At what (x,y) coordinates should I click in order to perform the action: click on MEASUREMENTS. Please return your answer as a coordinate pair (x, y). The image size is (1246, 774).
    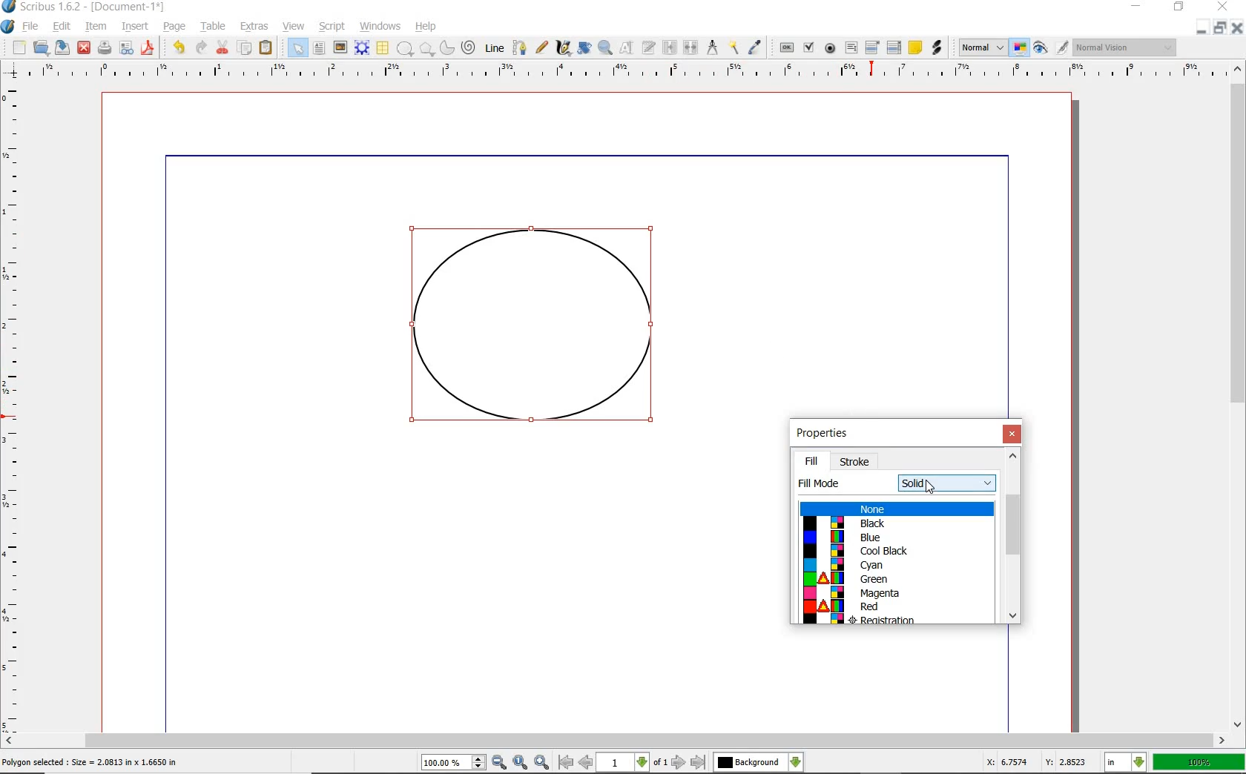
    Looking at the image, I should click on (712, 48).